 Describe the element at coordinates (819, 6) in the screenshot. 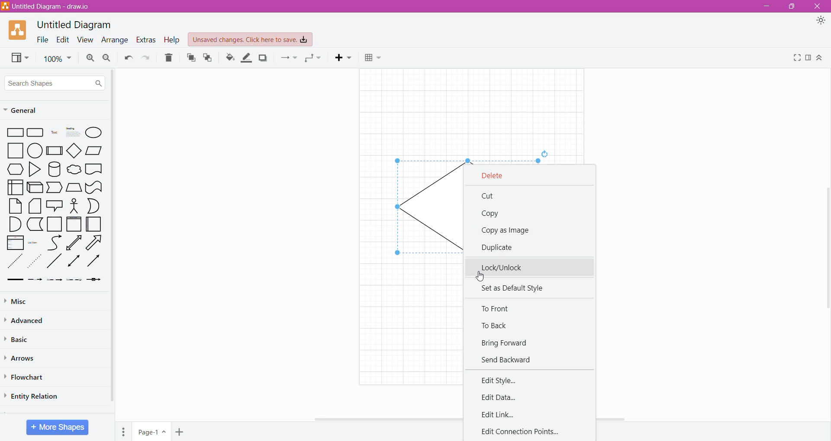

I see `Close` at that location.